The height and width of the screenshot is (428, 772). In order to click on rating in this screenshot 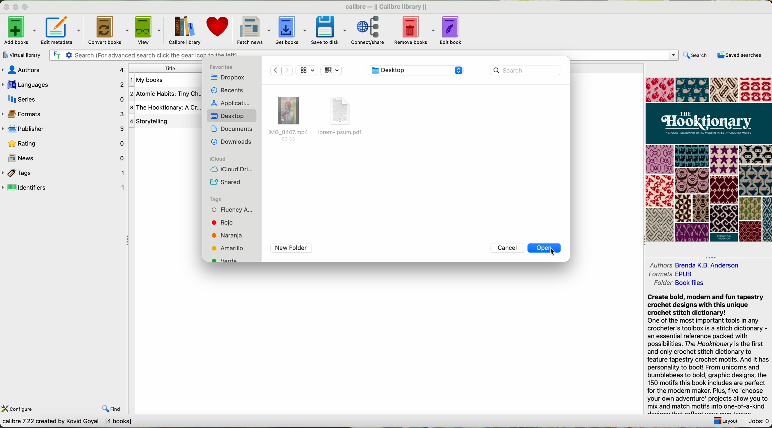, I will do `click(66, 143)`.